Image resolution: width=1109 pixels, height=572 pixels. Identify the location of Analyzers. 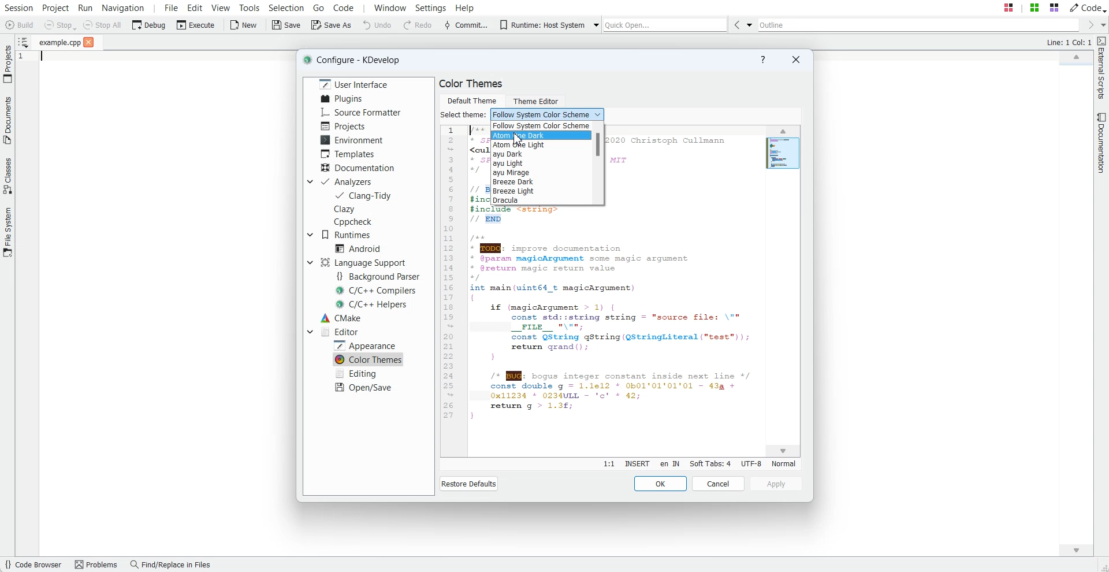
(349, 181).